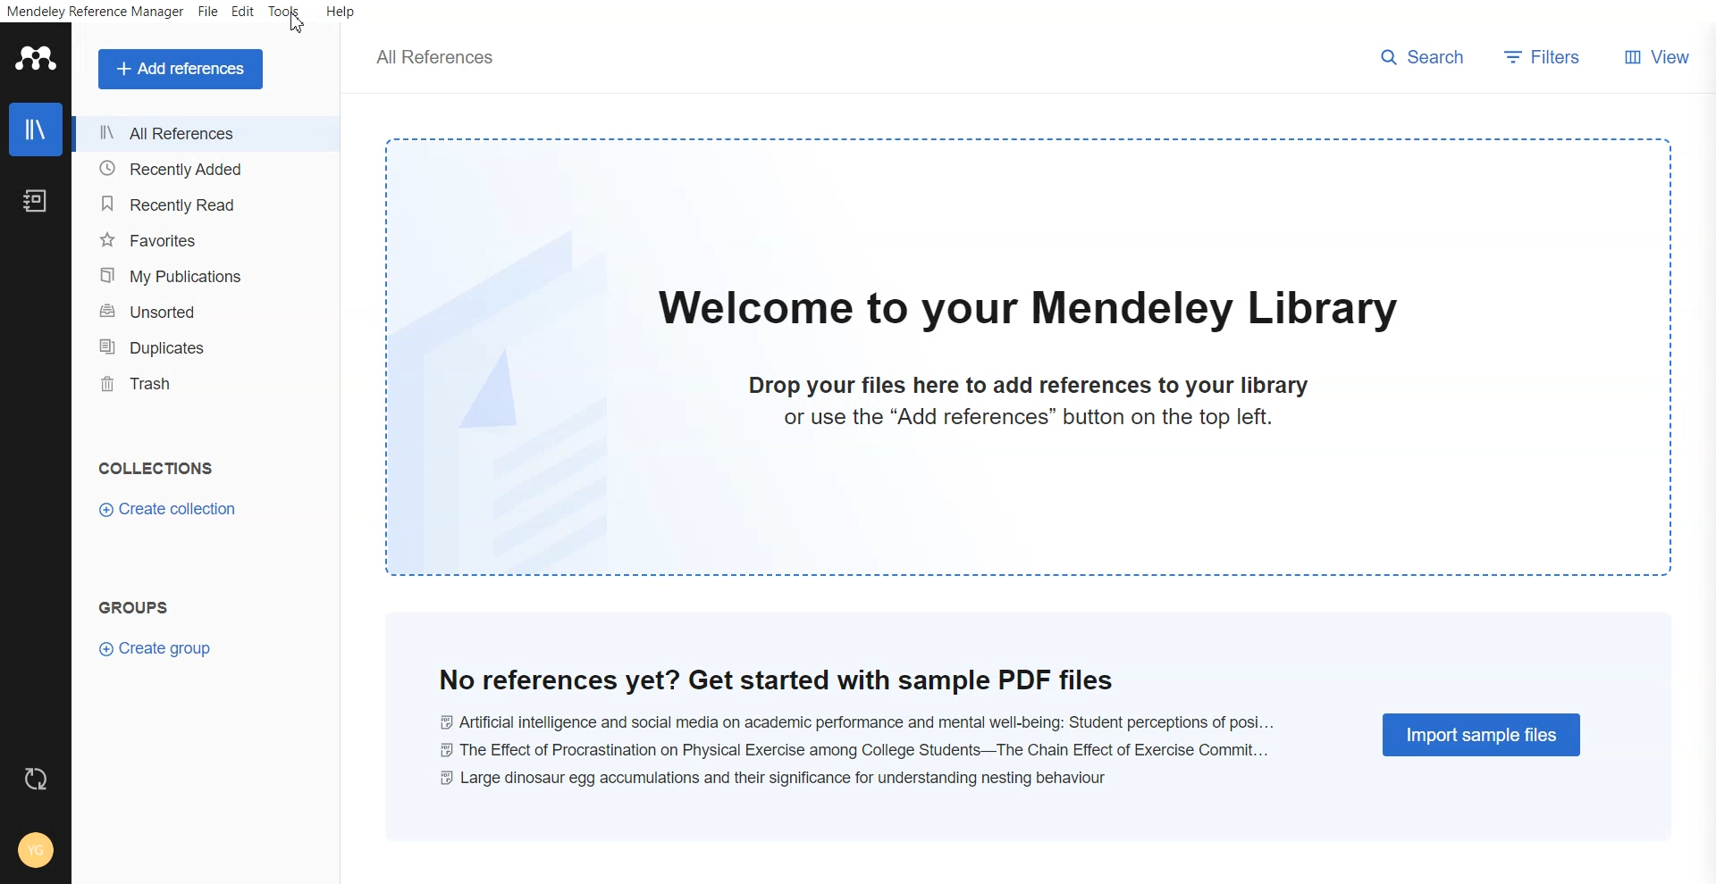 The image size is (1716, 884). I want to click on file watermark background image, so click(509, 399).